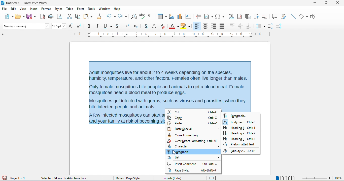 The height and width of the screenshot is (181, 344). What do you see at coordinates (185, 135) in the screenshot?
I see `clone formatting` at bounding box center [185, 135].